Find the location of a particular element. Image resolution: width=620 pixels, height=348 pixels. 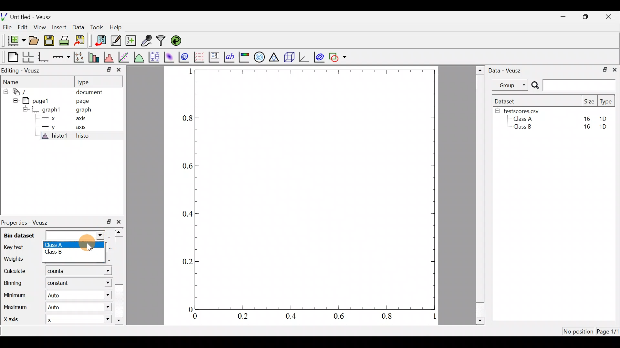

0.6 is located at coordinates (186, 165).